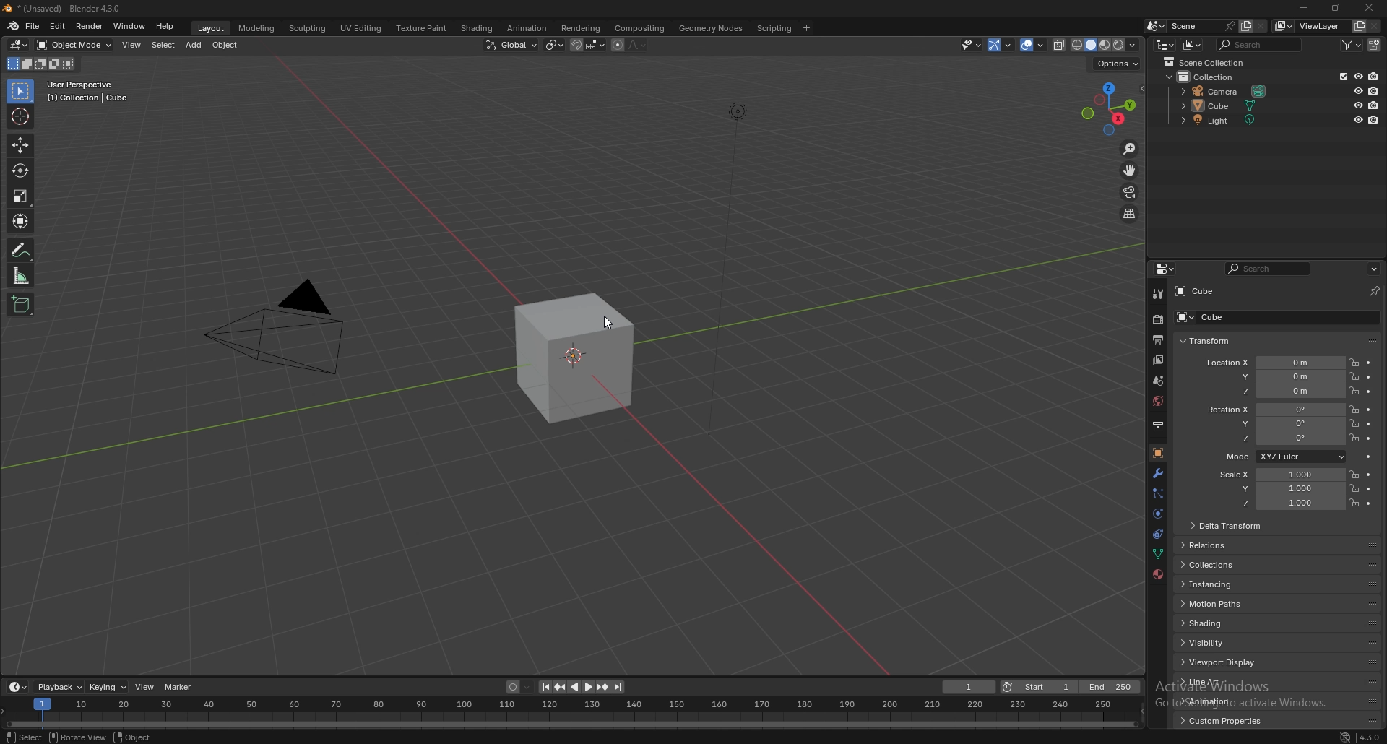 This screenshot has width=1387, height=744. What do you see at coordinates (1207, 340) in the screenshot?
I see `transform` at bounding box center [1207, 340].